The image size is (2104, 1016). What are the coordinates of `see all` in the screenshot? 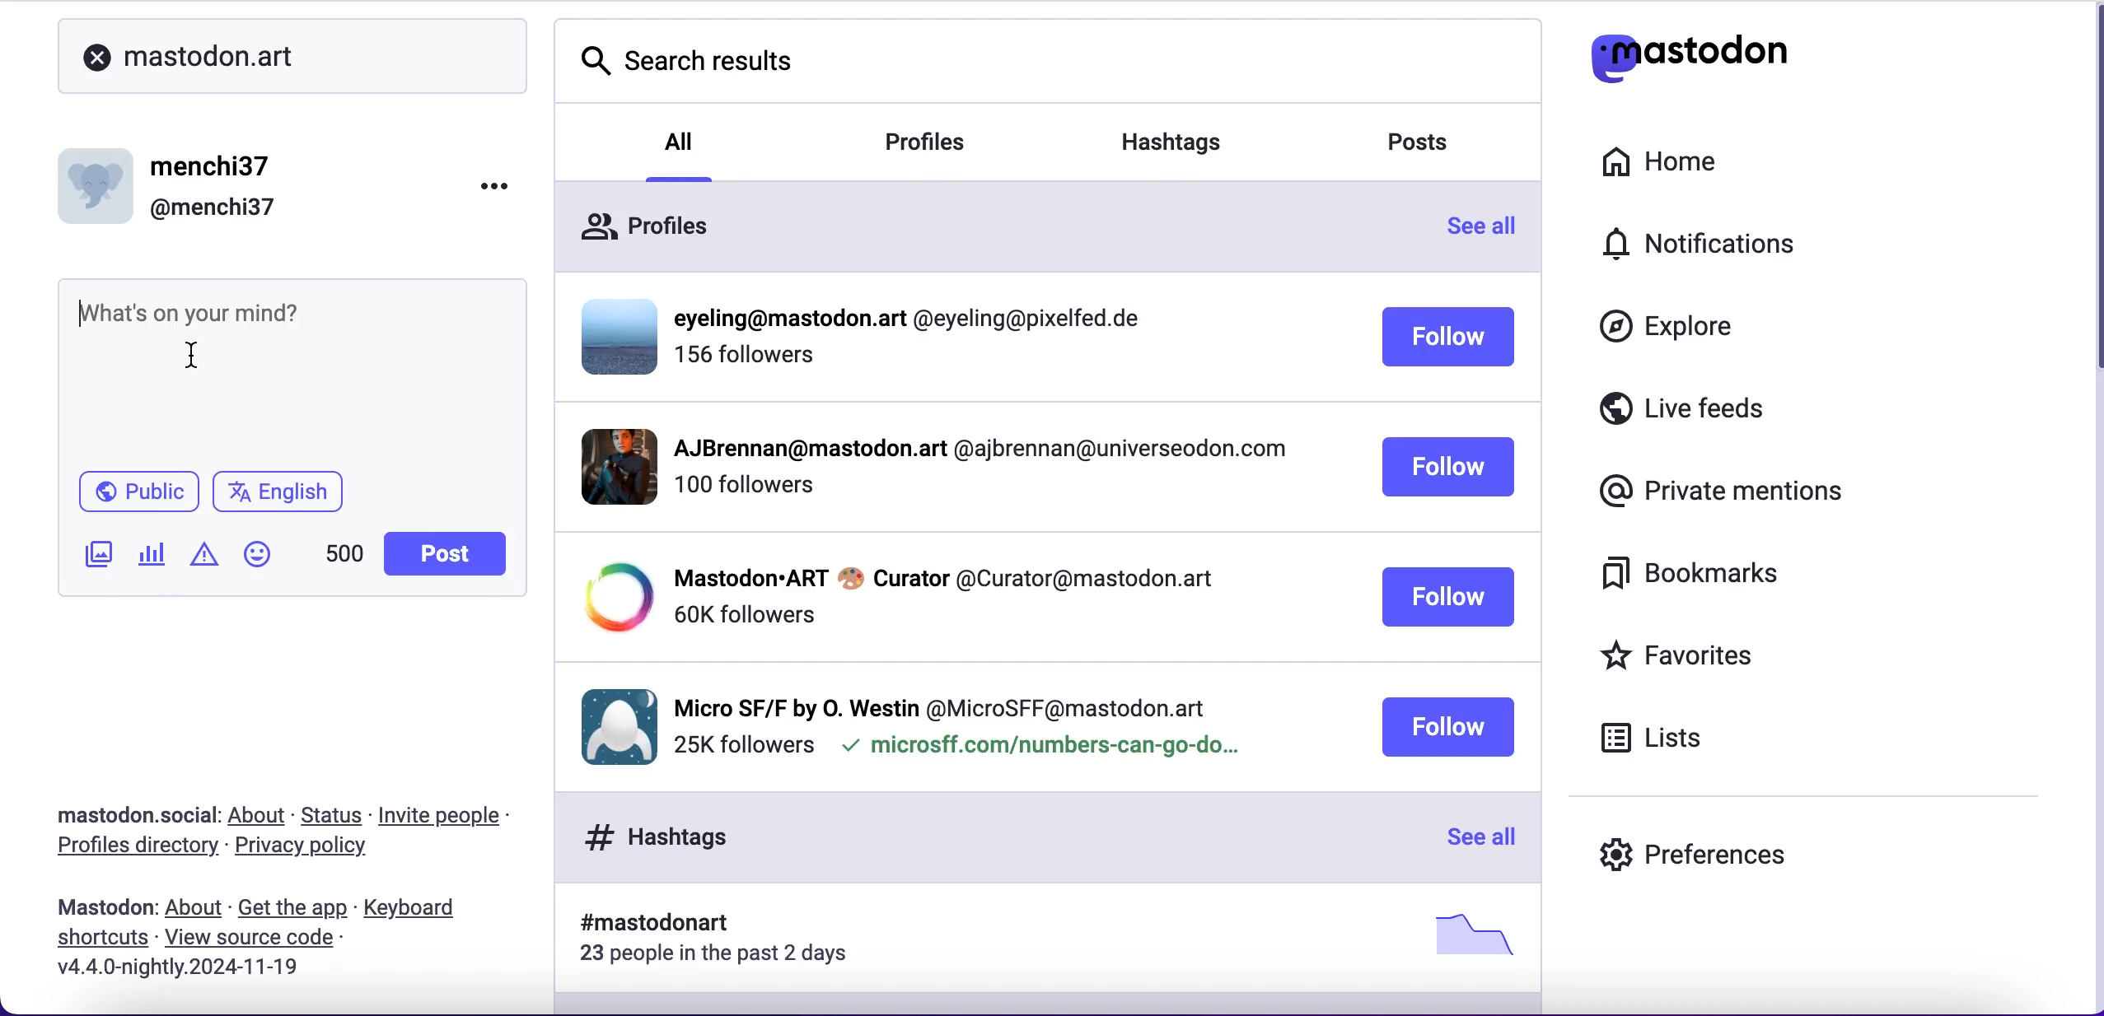 It's located at (1477, 839).